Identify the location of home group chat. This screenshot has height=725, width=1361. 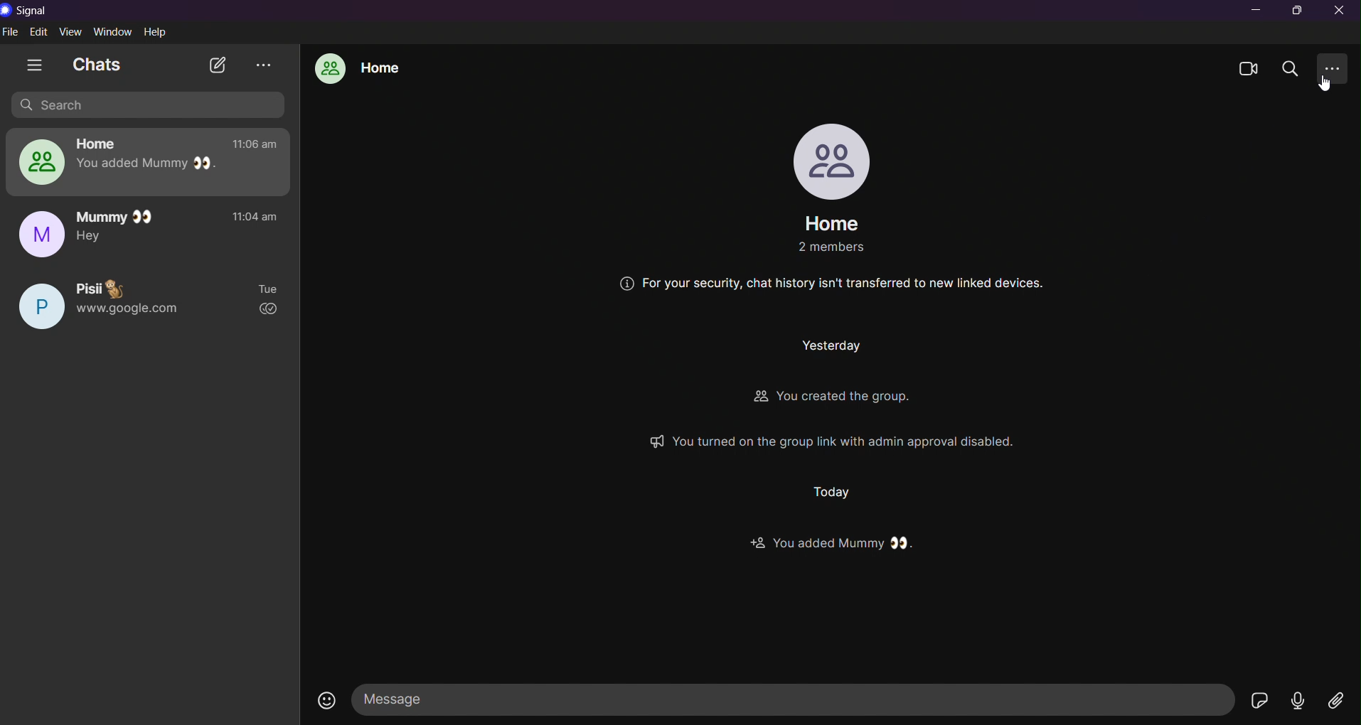
(144, 161).